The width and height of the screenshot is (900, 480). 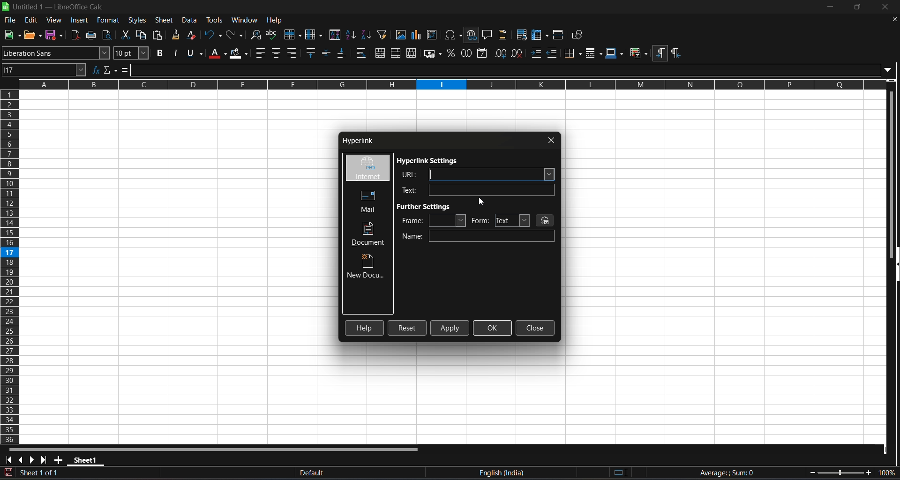 What do you see at coordinates (262, 53) in the screenshot?
I see `align left` at bounding box center [262, 53].